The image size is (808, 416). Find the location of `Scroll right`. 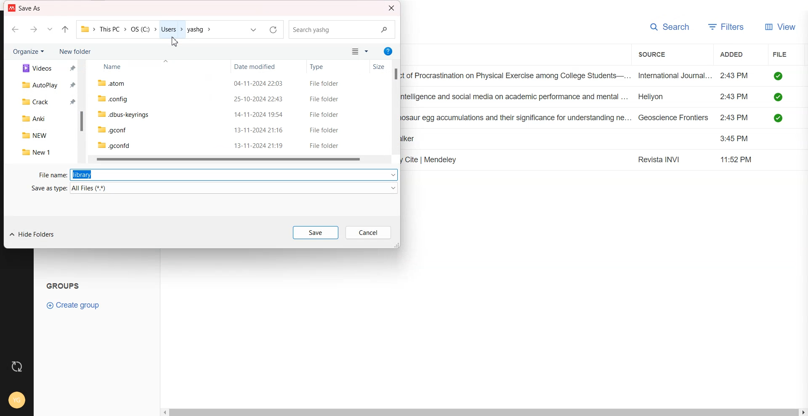

Scroll right is located at coordinates (803, 412).